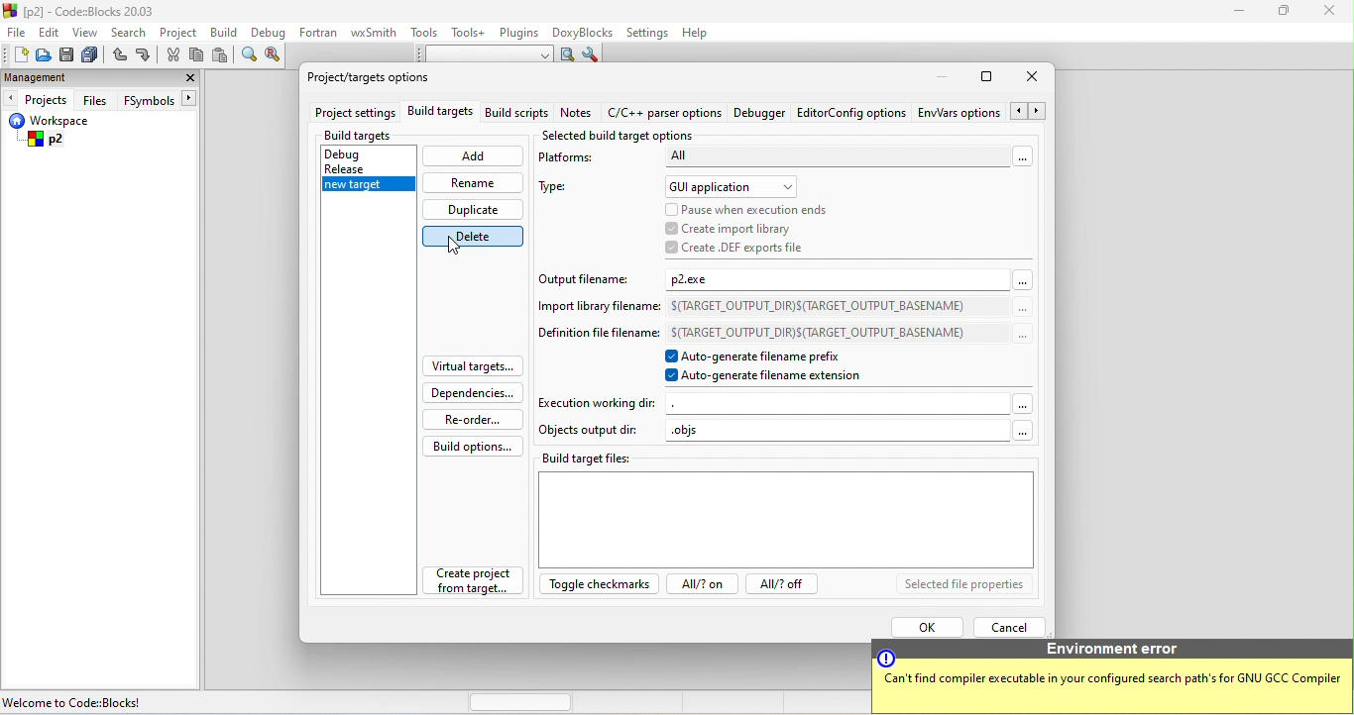 This screenshot has height=715, width=1354. Describe the element at coordinates (187, 77) in the screenshot. I see `close` at that location.